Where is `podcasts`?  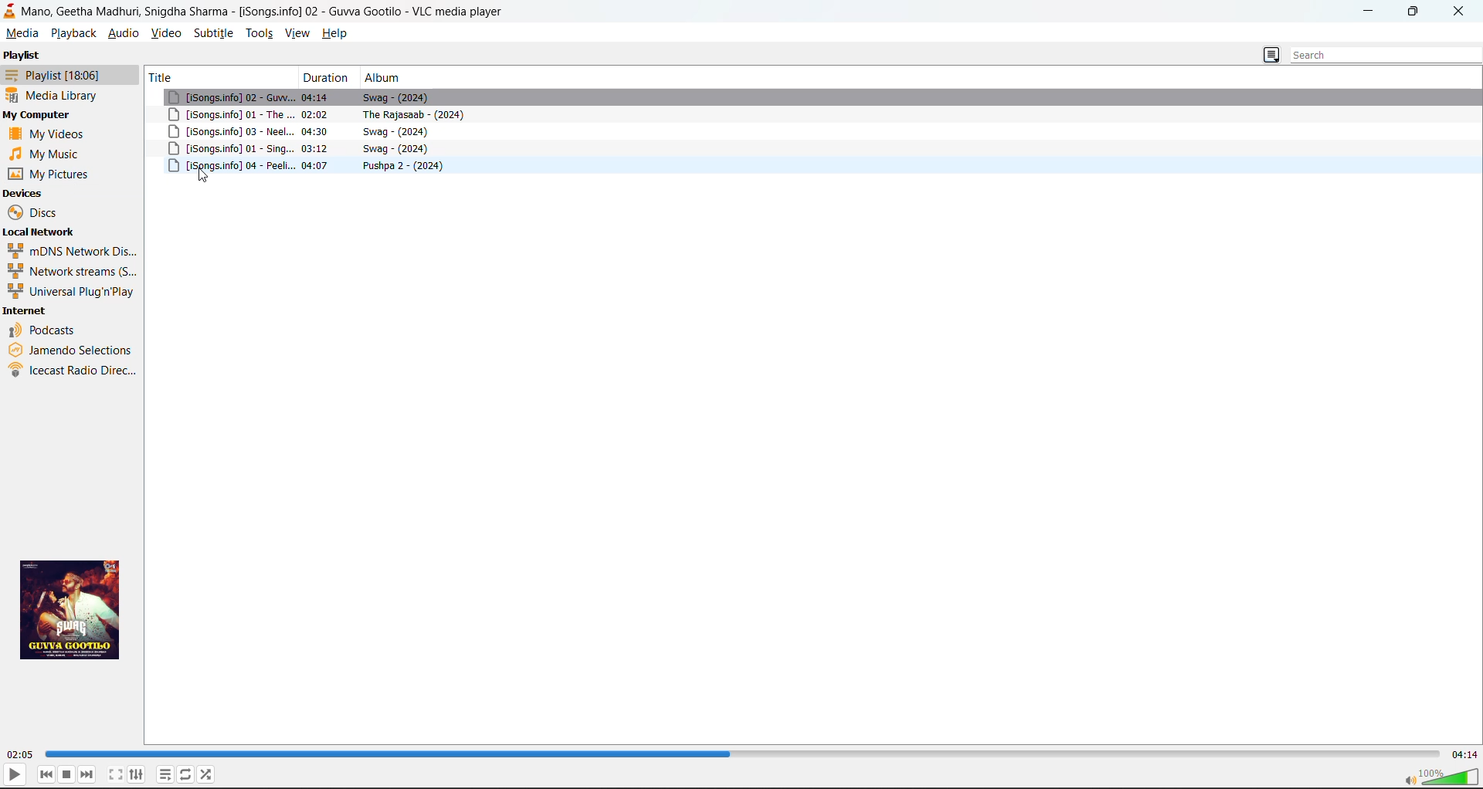 podcasts is located at coordinates (45, 329).